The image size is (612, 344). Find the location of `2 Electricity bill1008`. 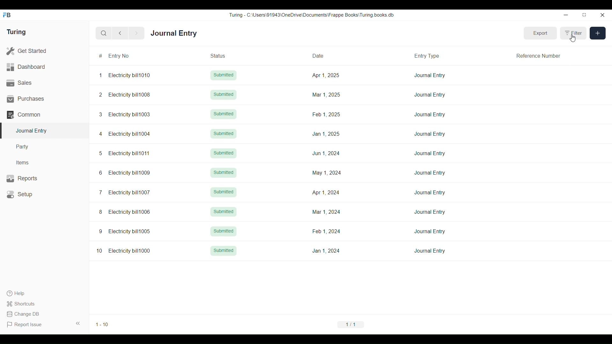

2 Electricity bill1008 is located at coordinates (125, 95).